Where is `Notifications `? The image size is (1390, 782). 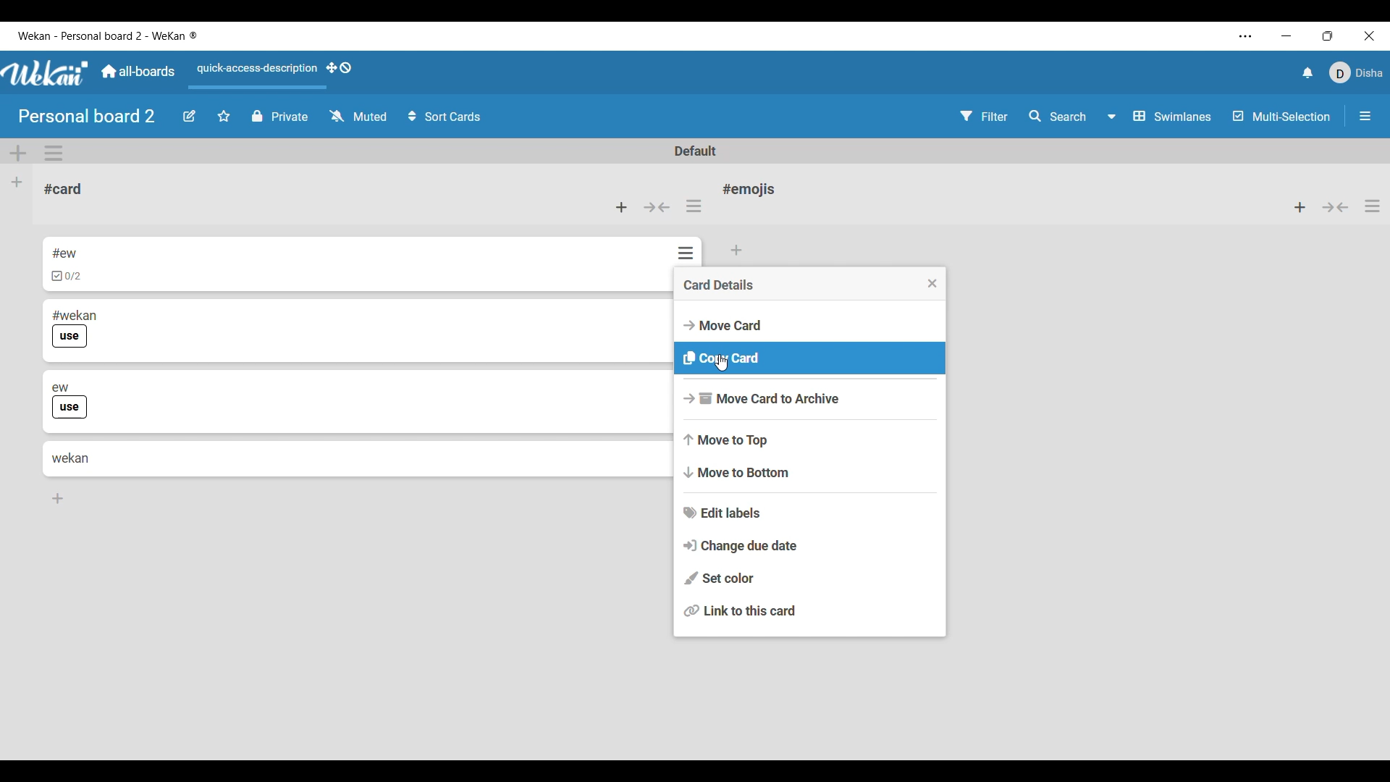 Notifications  is located at coordinates (1307, 72).